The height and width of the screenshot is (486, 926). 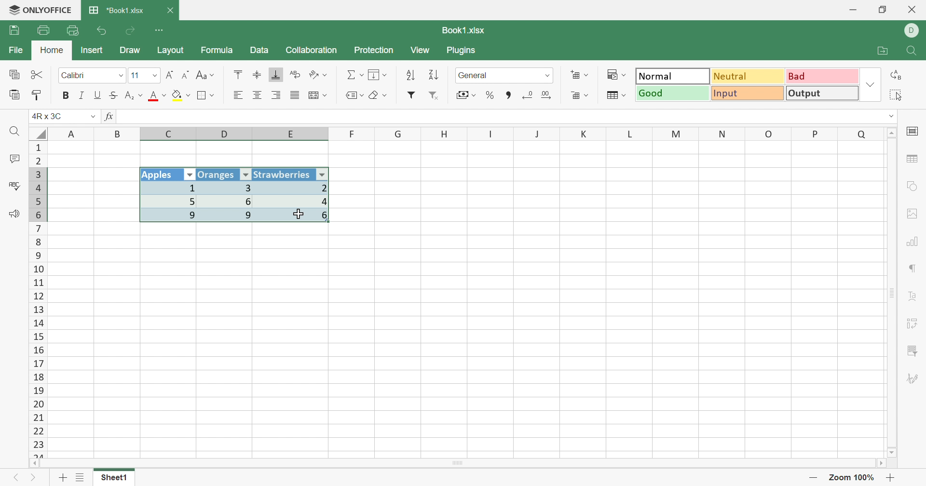 What do you see at coordinates (15, 480) in the screenshot?
I see `Previous` at bounding box center [15, 480].